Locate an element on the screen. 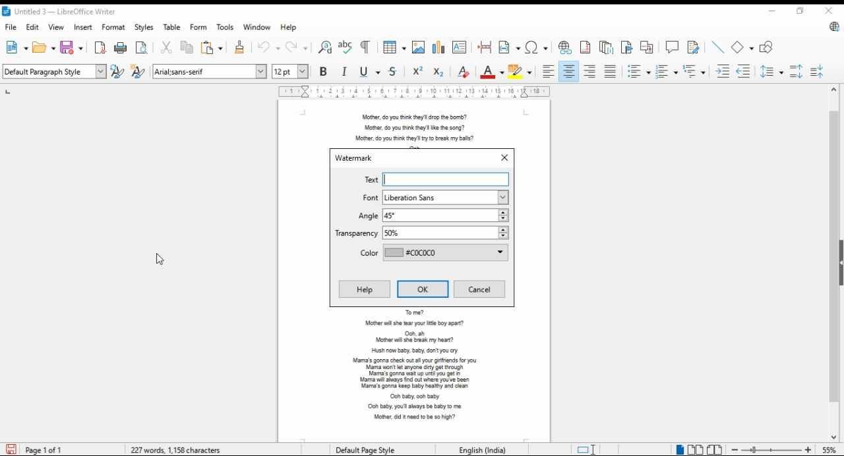  angle is located at coordinates (432, 215).